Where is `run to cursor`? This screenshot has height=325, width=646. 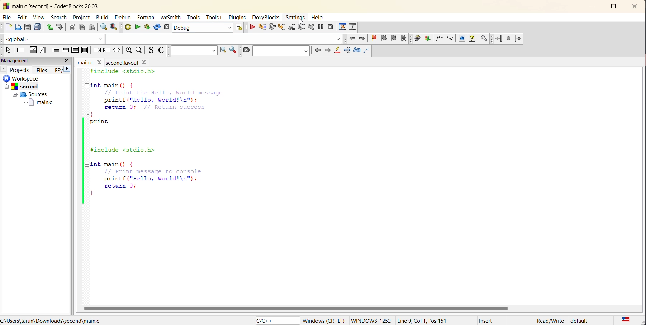
run to cursor is located at coordinates (262, 28).